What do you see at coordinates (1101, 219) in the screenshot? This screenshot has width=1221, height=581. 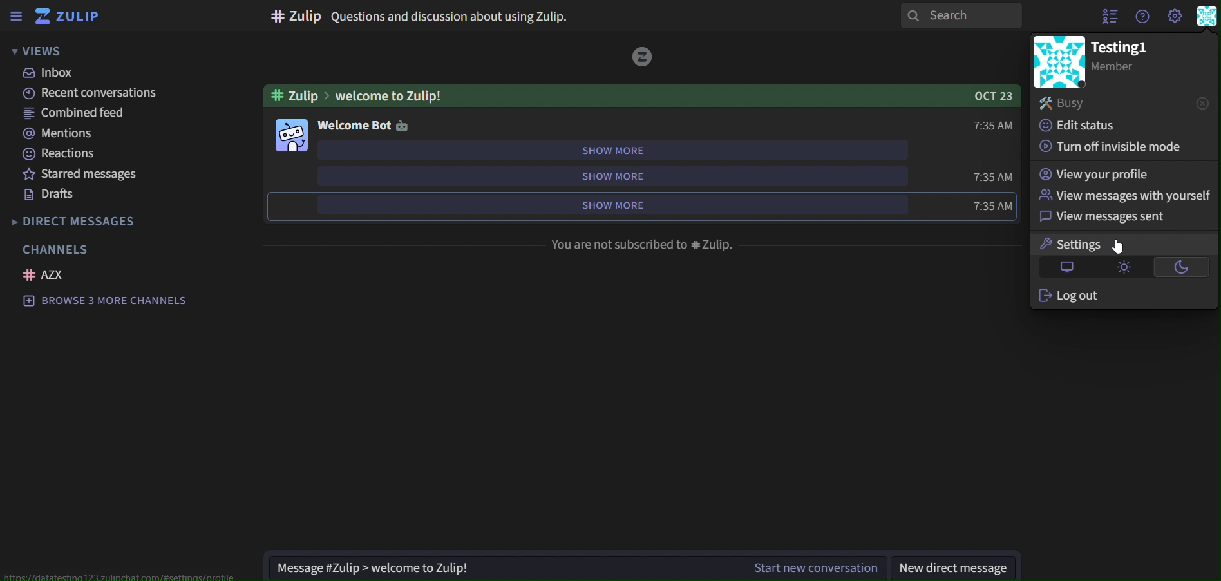 I see `view message sent` at bounding box center [1101, 219].